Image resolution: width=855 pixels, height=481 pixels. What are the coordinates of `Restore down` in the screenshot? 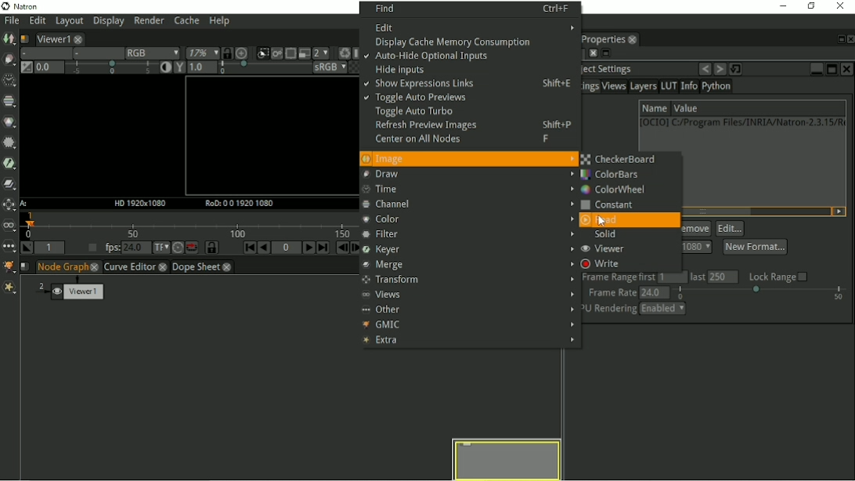 It's located at (809, 6).